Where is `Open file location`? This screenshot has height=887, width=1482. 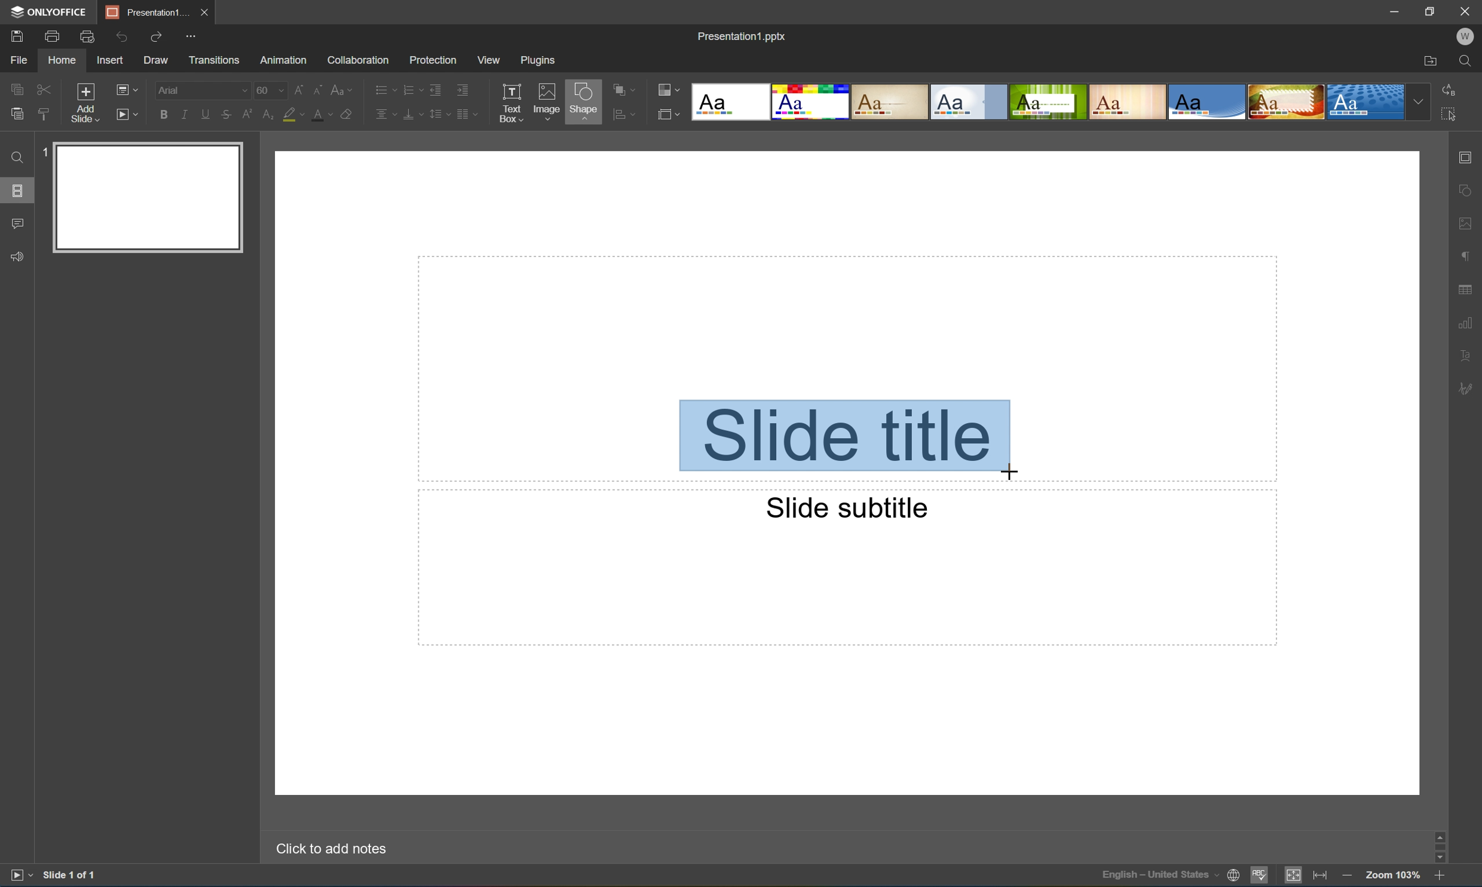 Open file location is located at coordinates (1429, 62).